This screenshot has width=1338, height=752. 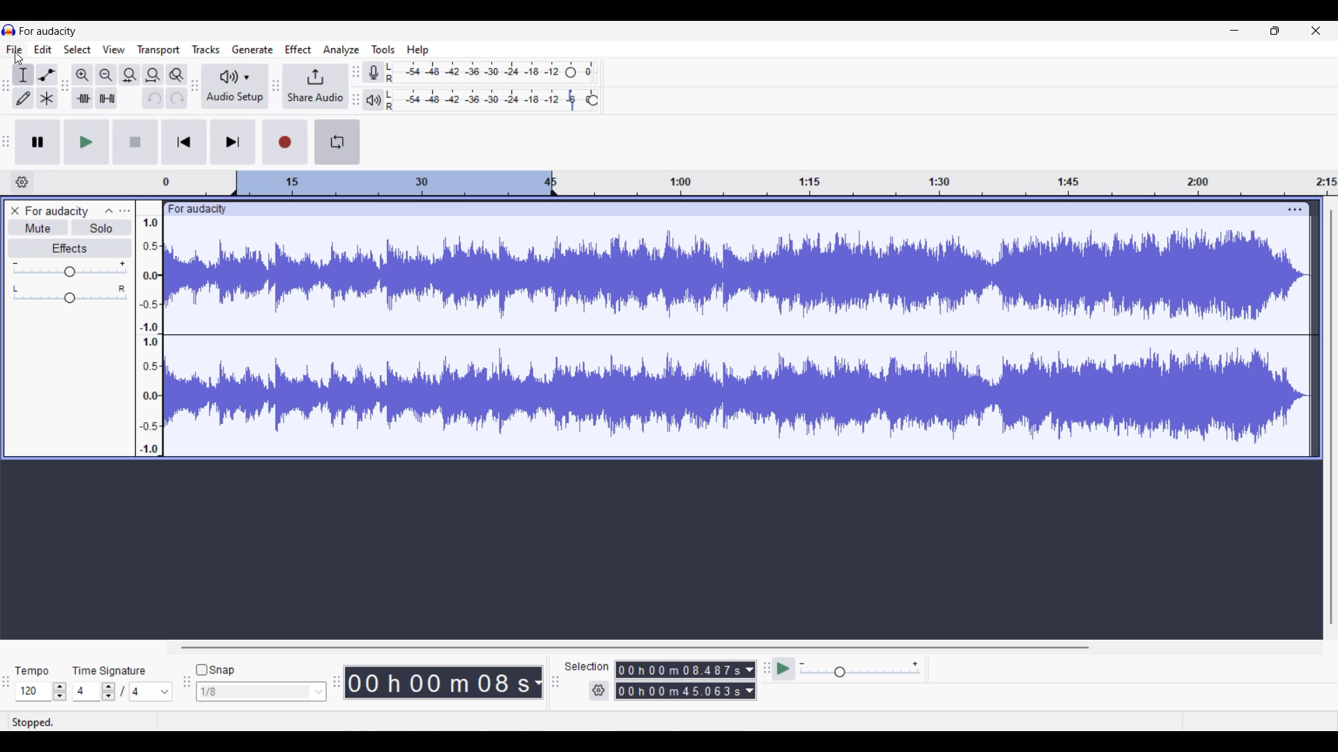 I want to click on Tools menu, so click(x=383, y=49).